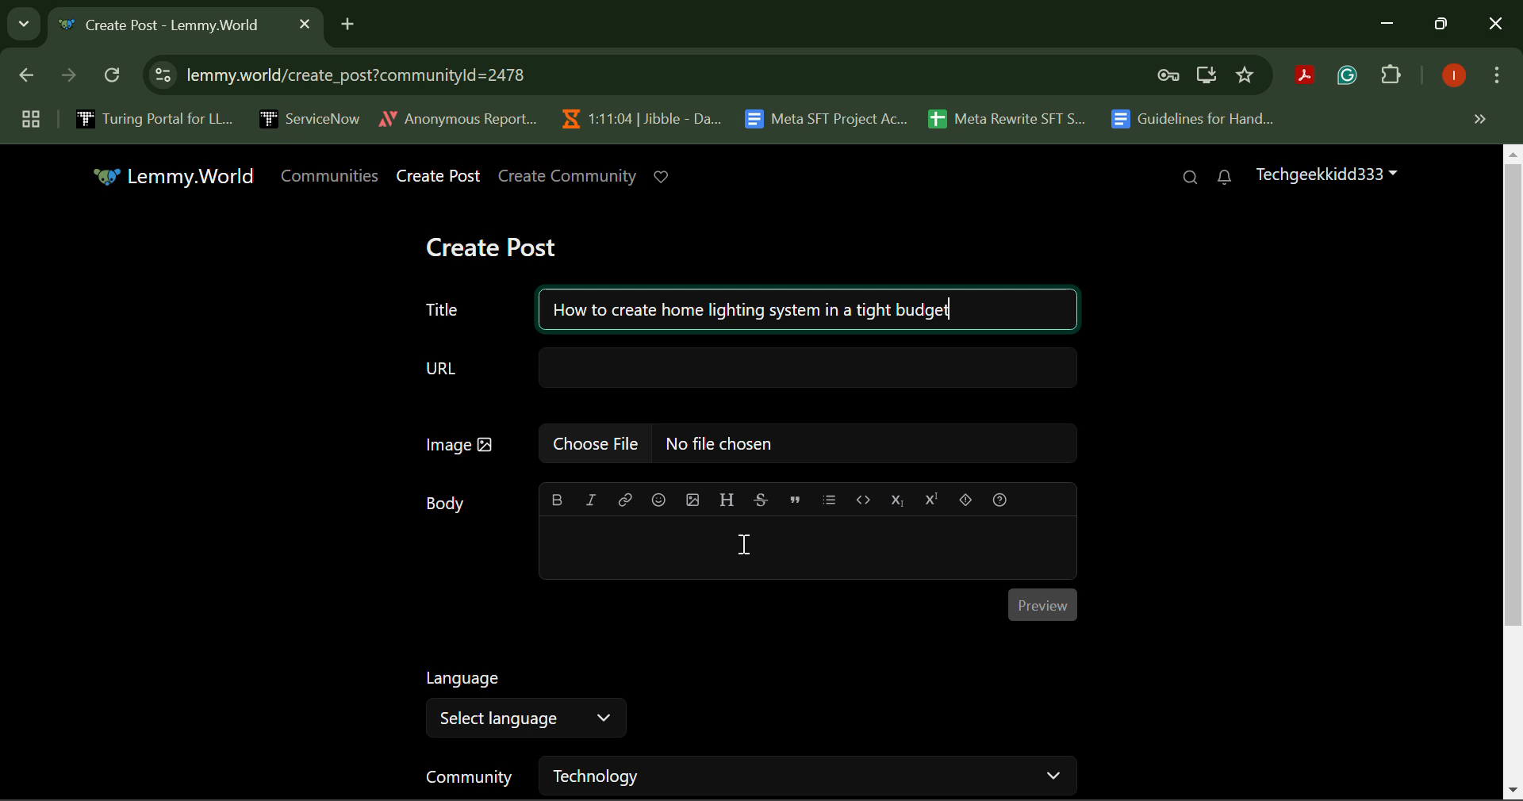 This screenshot has height=801, width=1523. Describe the element at coordinates (1190, 178) in the screenshot. I see `Search` at that location.